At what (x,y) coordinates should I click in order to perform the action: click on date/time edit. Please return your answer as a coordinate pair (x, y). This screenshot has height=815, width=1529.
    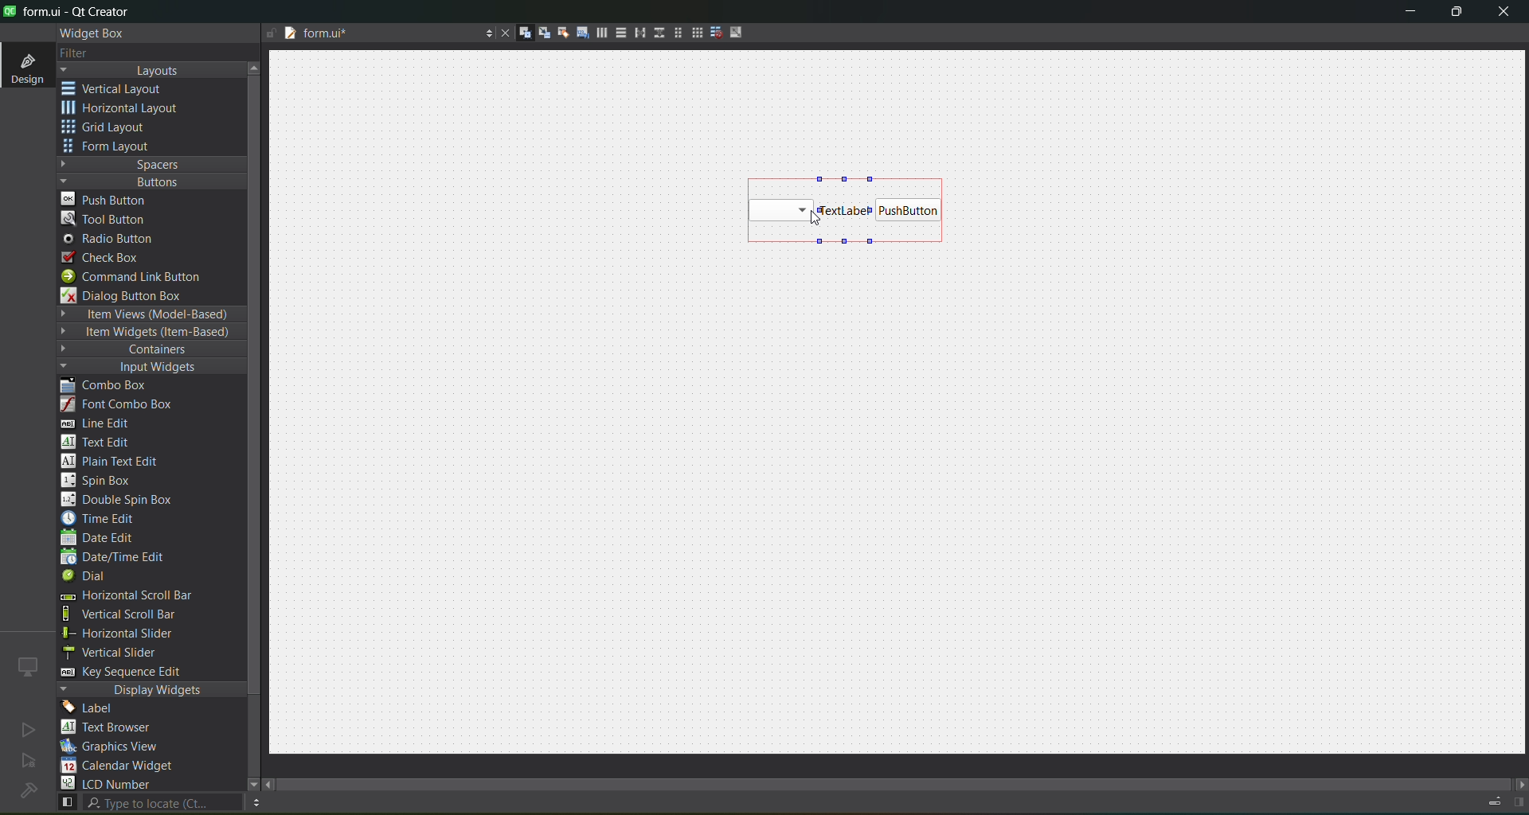
    Looking at the image, I should click on (127, 558).